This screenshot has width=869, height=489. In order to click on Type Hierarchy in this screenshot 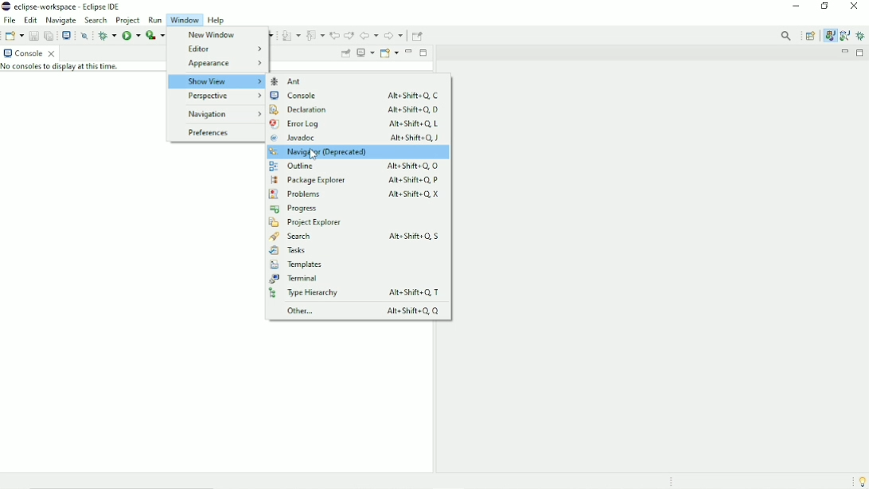, I will do `click(358, 293)`.